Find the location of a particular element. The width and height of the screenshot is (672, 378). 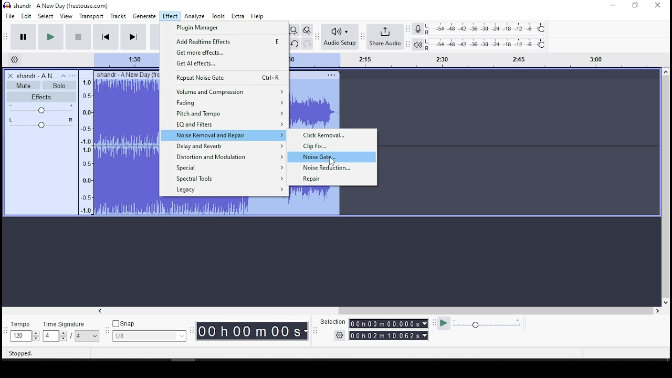

close window is located at coordinates (659, 6).